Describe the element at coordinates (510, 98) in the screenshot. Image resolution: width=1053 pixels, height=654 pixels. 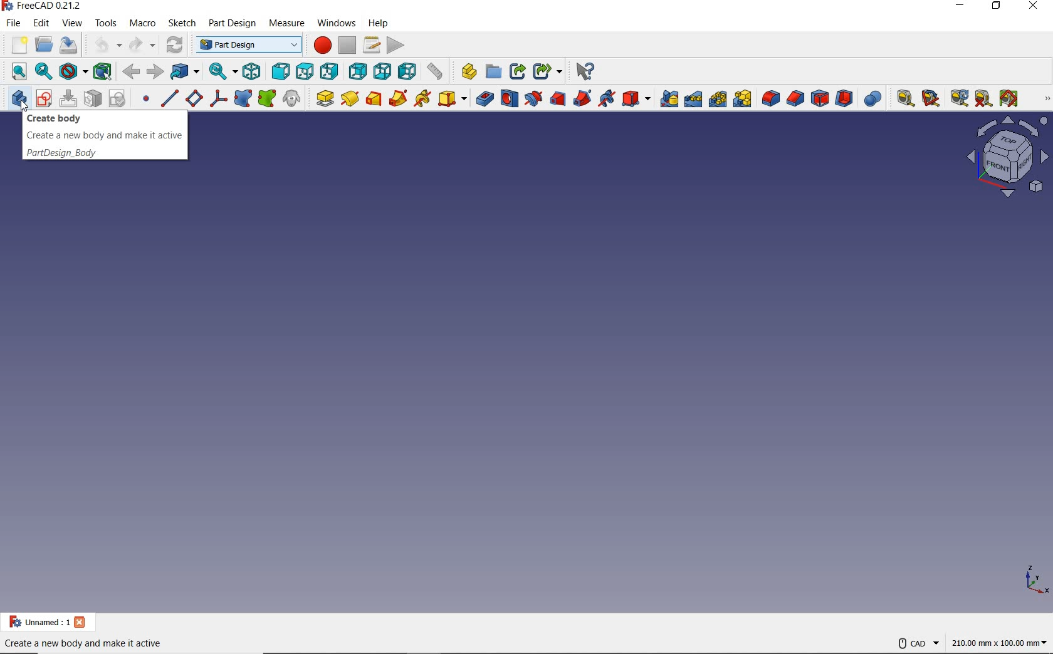
I see `HOLE` at that location.